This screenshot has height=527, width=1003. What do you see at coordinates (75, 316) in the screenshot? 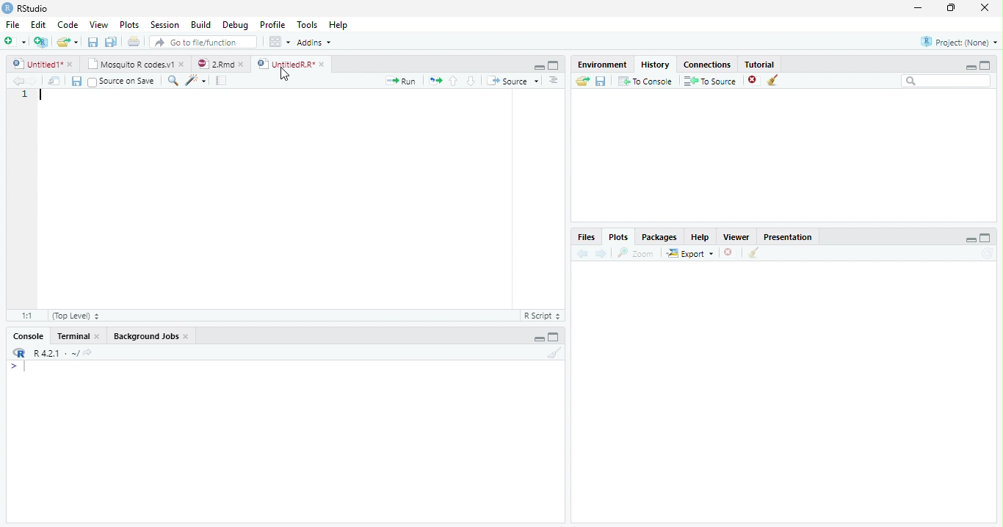
I see `(Top Level)` at bounding box center [75, 316].